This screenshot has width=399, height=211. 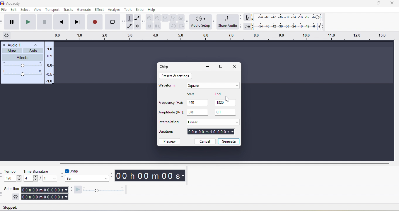 I want to click on 00 h 00 m 00.000 s, so click(x=44, y=193).